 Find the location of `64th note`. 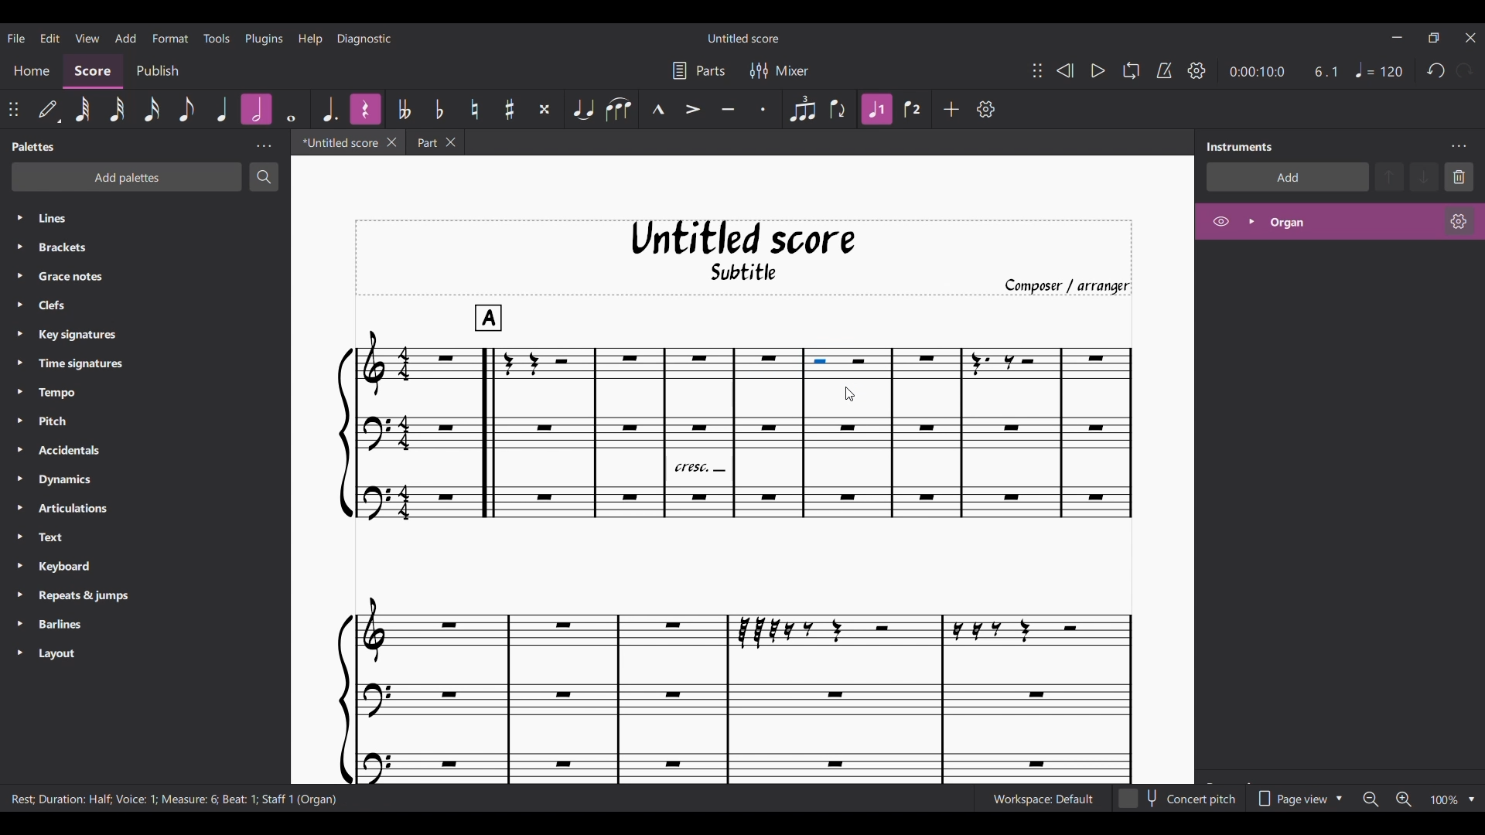

64th note is located at coordinates (82, 111).